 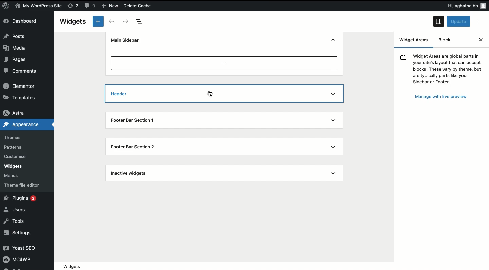 What do you see at coordinates (15, 175) in the screenshot?
I see `Menus` at bounding box center [15, 175].